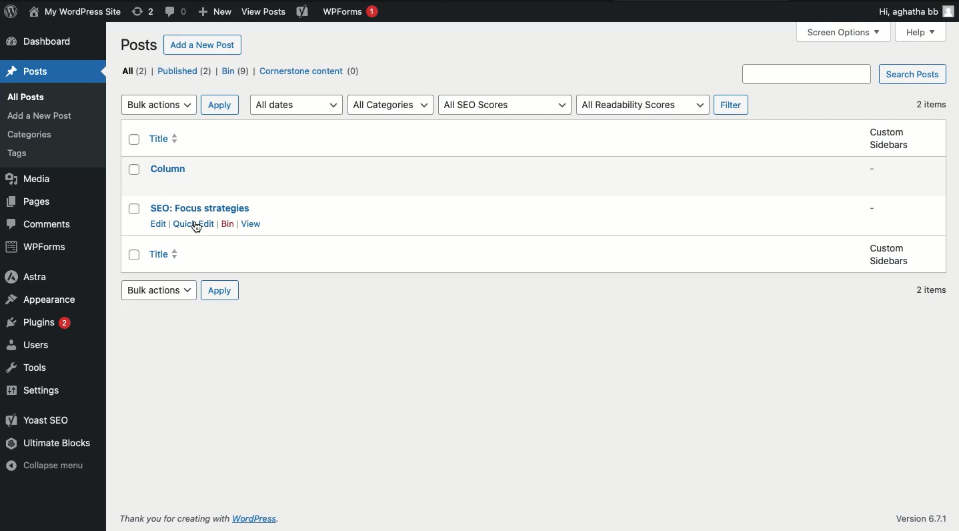 The width and height of the screenshot is (959, 531). What do you see at coordinates (170, 255) in the screenshot?
I see `Title` at bounding box center [170, 255].